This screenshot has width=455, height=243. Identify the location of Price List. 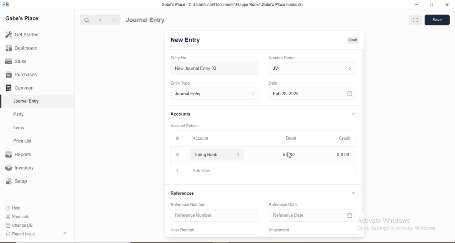
(22, 141).